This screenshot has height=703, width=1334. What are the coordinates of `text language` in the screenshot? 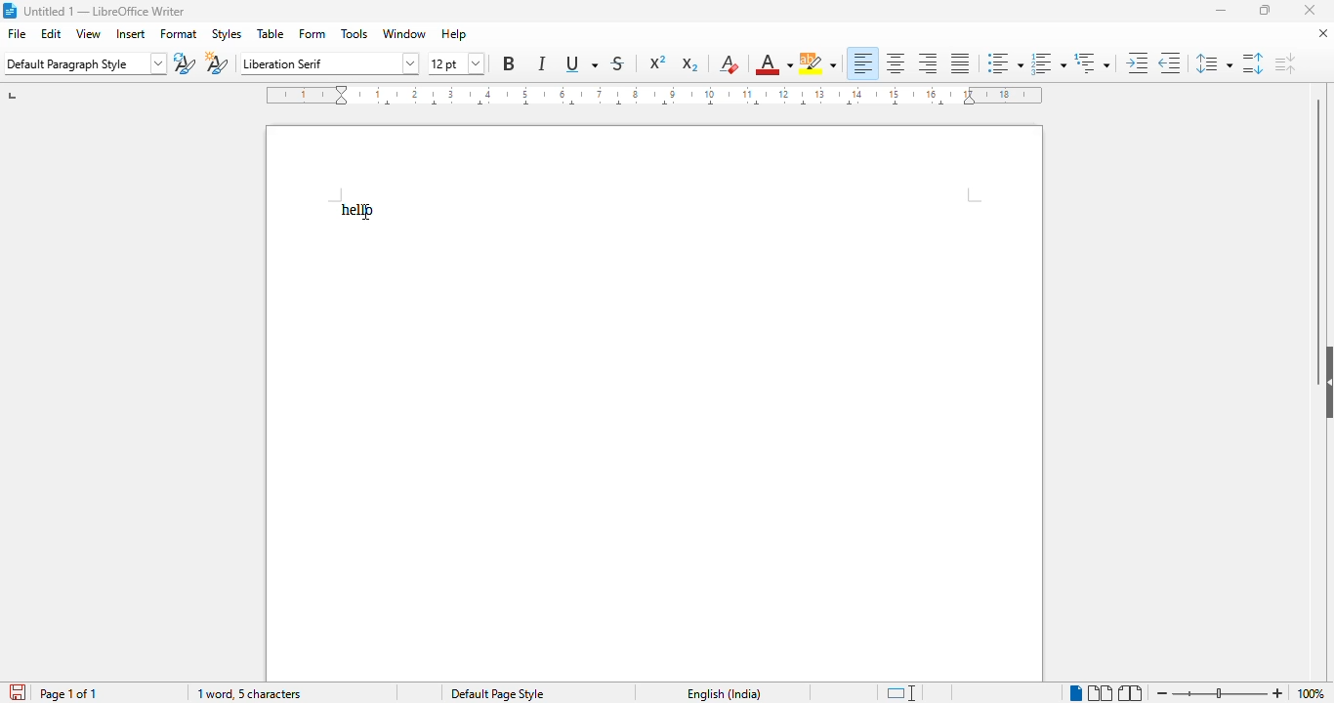 It's located at (725, 694).